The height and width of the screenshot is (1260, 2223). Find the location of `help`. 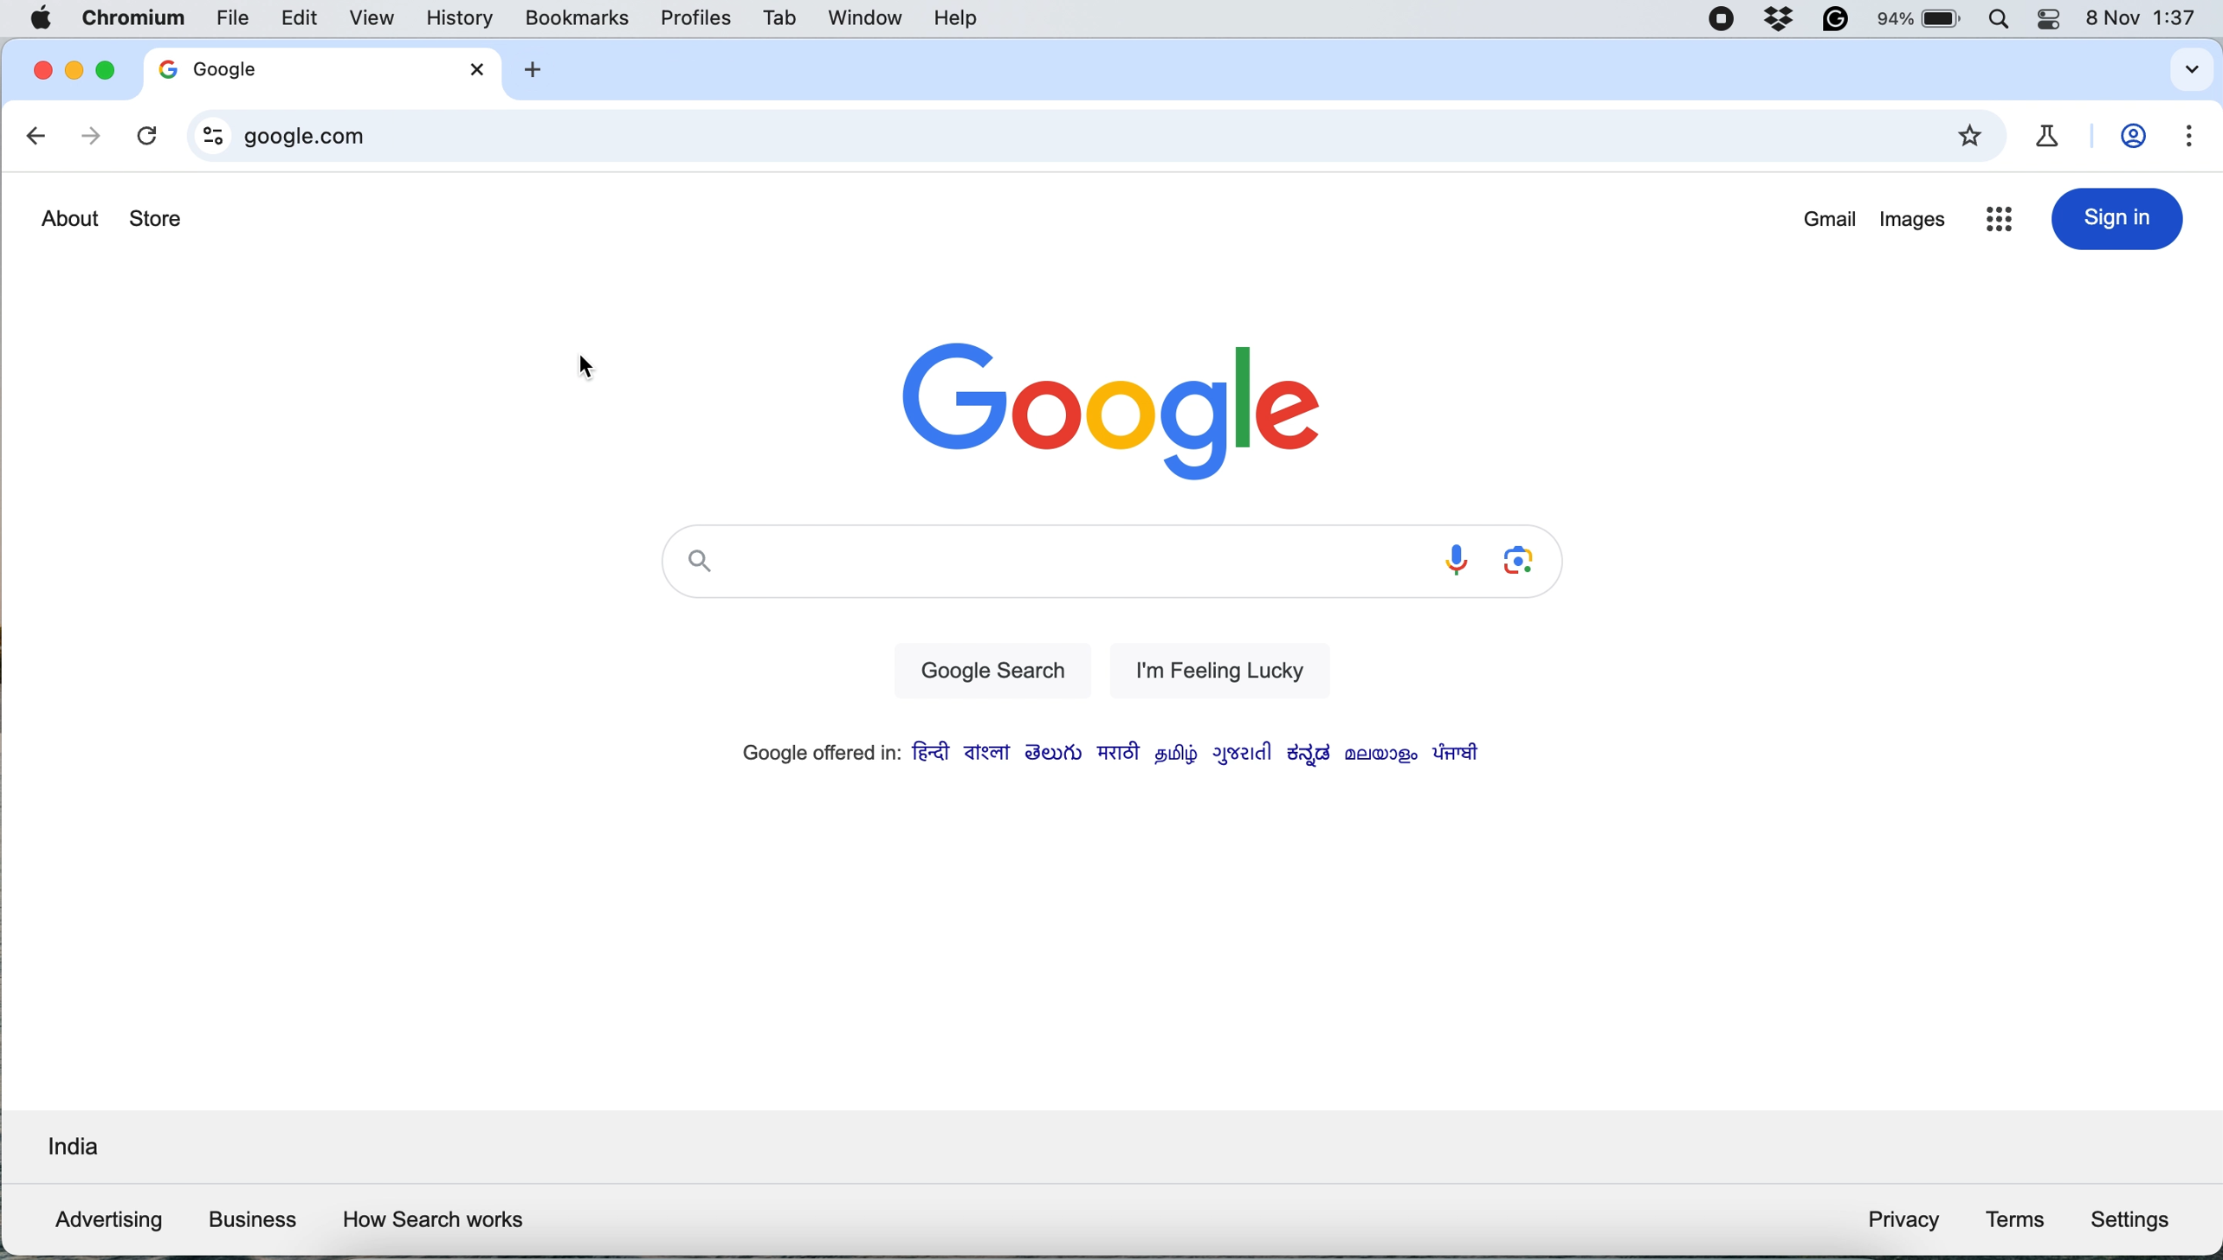

help is located at coordinates (954, 18).